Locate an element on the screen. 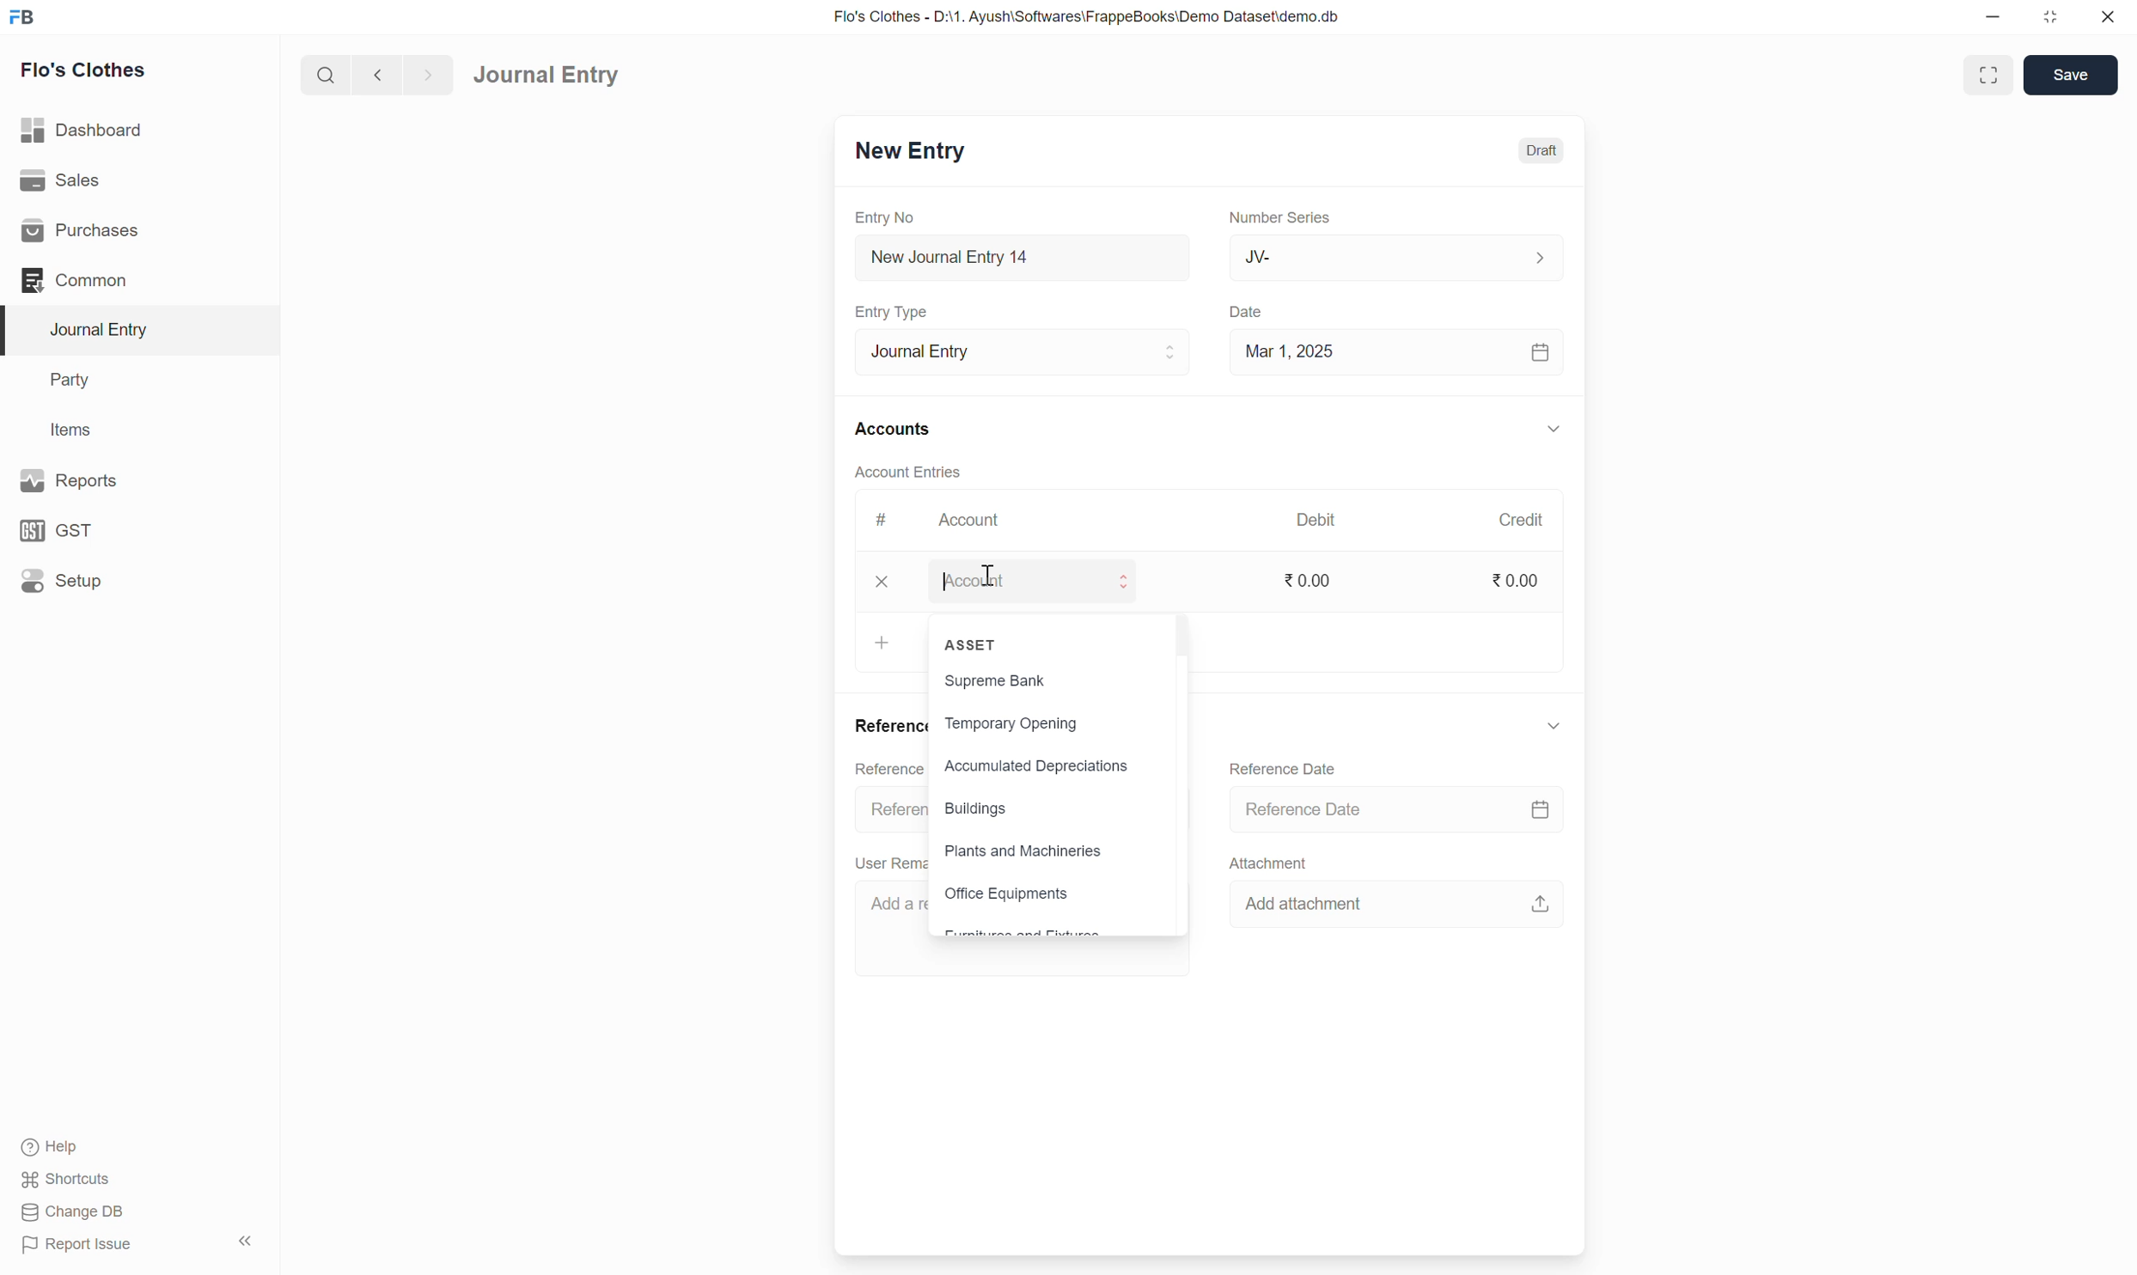 This screenshot has height=1275, width=2137. Account Entries is located at coordinates (909, 470).